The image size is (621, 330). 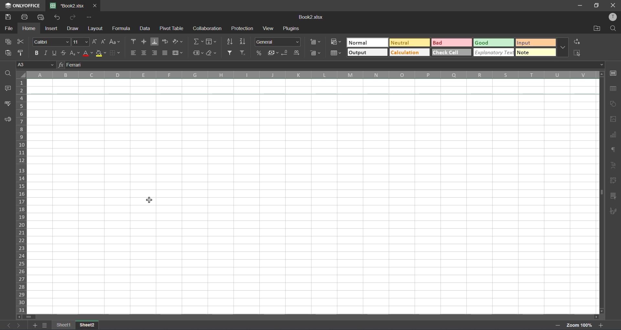 What do you see at coordinates (7, 42) in the screenshot?
I see `copy` at bounding box center [7, 42].